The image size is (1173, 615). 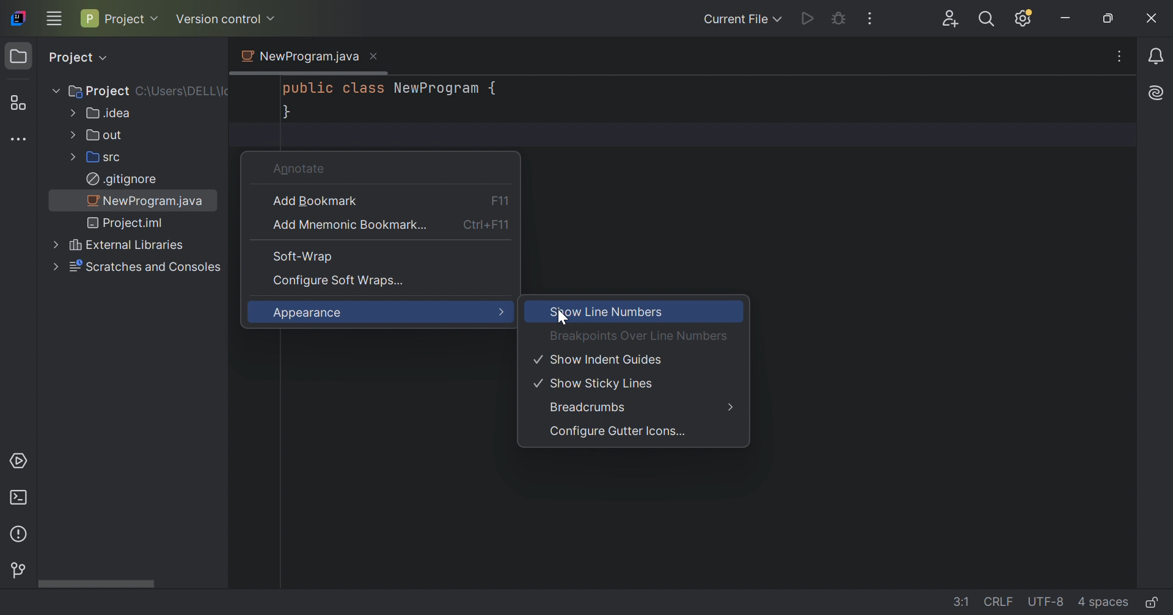 What do you see at coordinates (618, 434) in the screenshot?
I see `Configure Gutter Icons...` at bounding box center [618, 434].